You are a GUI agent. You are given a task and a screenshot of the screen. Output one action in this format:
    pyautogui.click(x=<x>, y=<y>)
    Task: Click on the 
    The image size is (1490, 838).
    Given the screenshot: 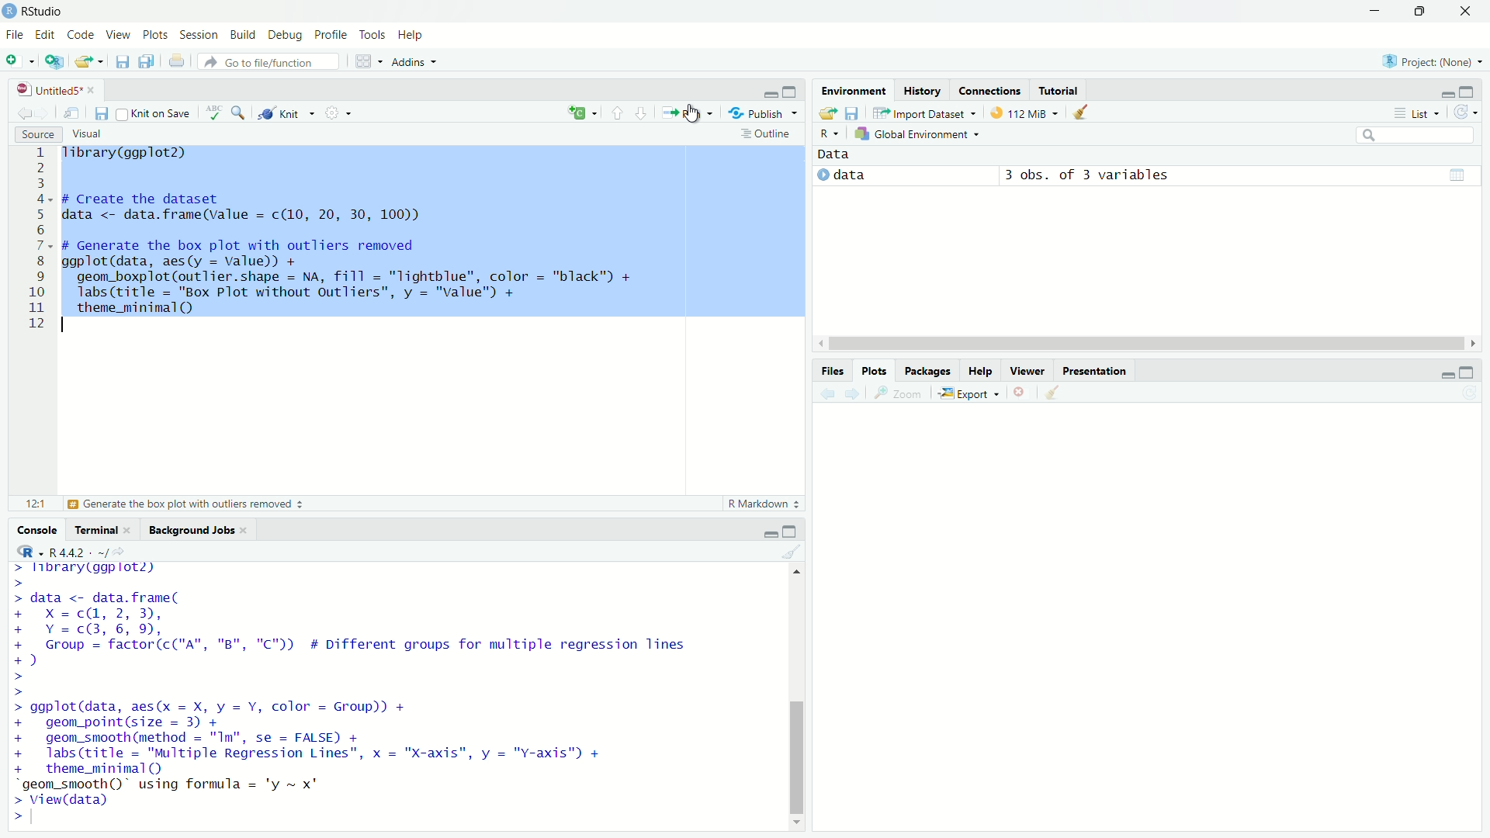 What is the action you would take?
    pyautogui.click(x=827, y=370)
    